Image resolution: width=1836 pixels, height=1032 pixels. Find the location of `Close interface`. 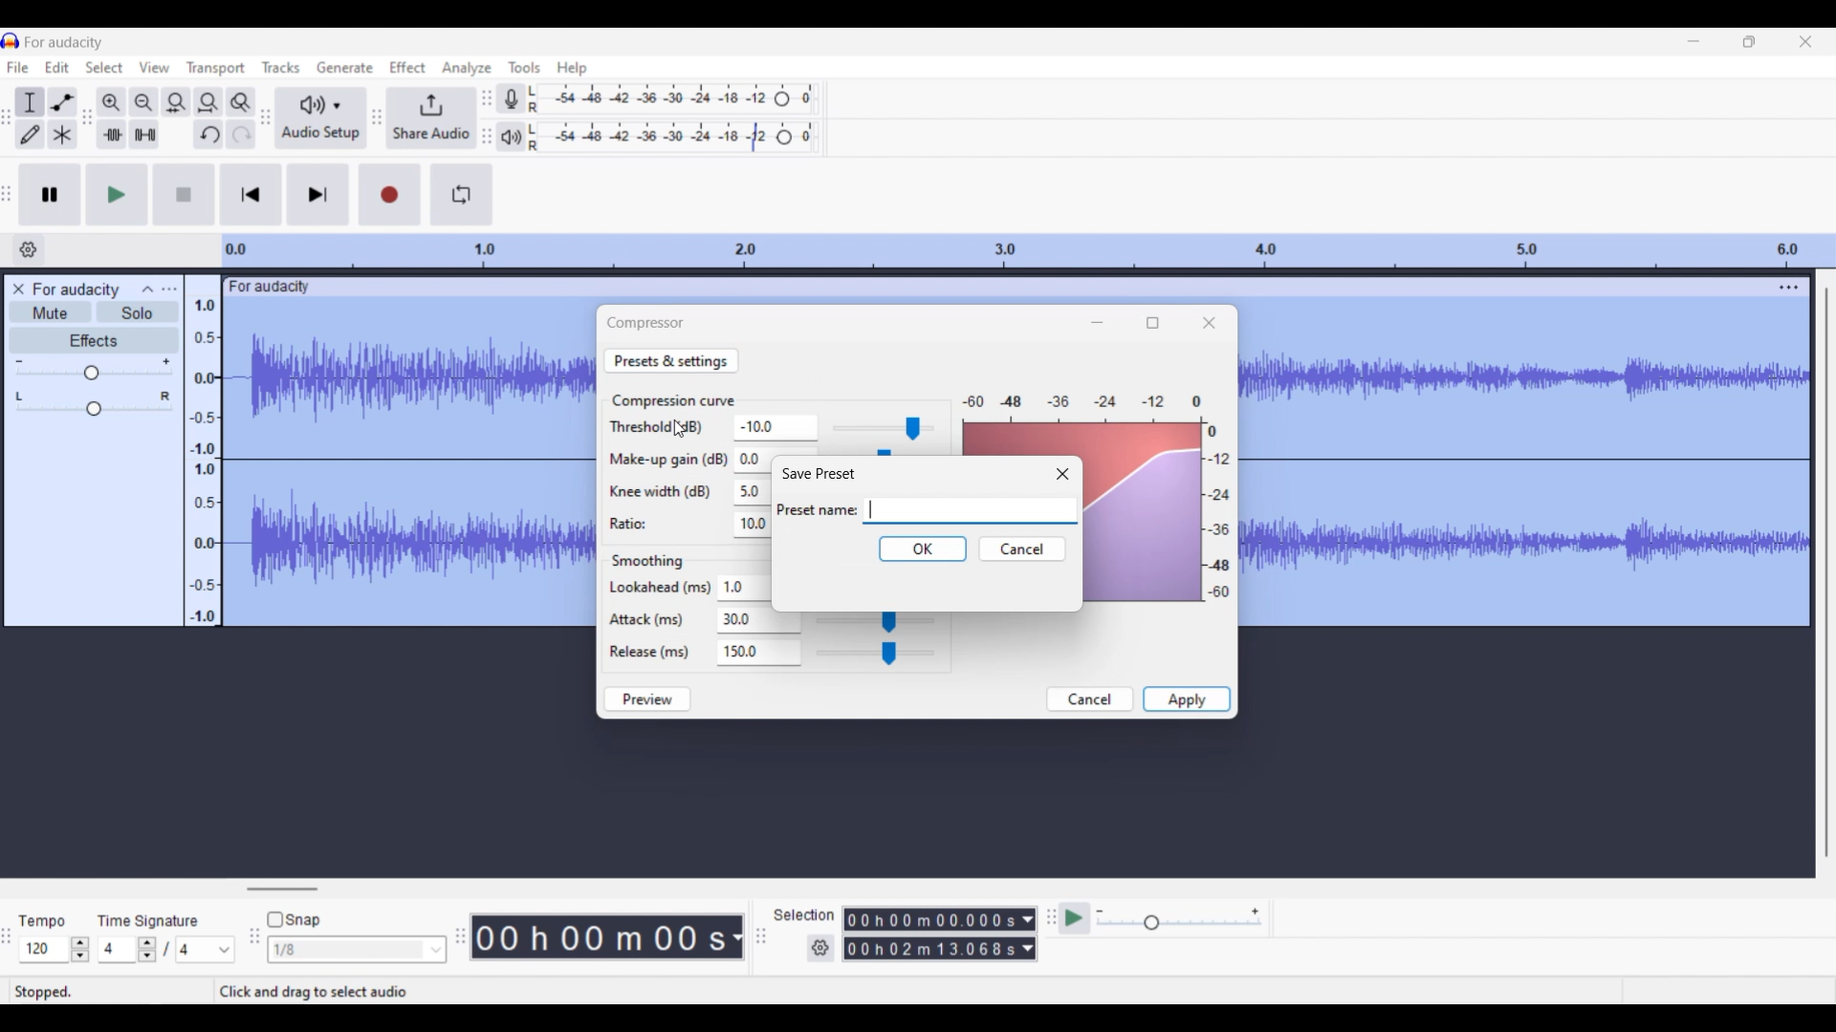

Close interface is located at coordinates (1806, 42).